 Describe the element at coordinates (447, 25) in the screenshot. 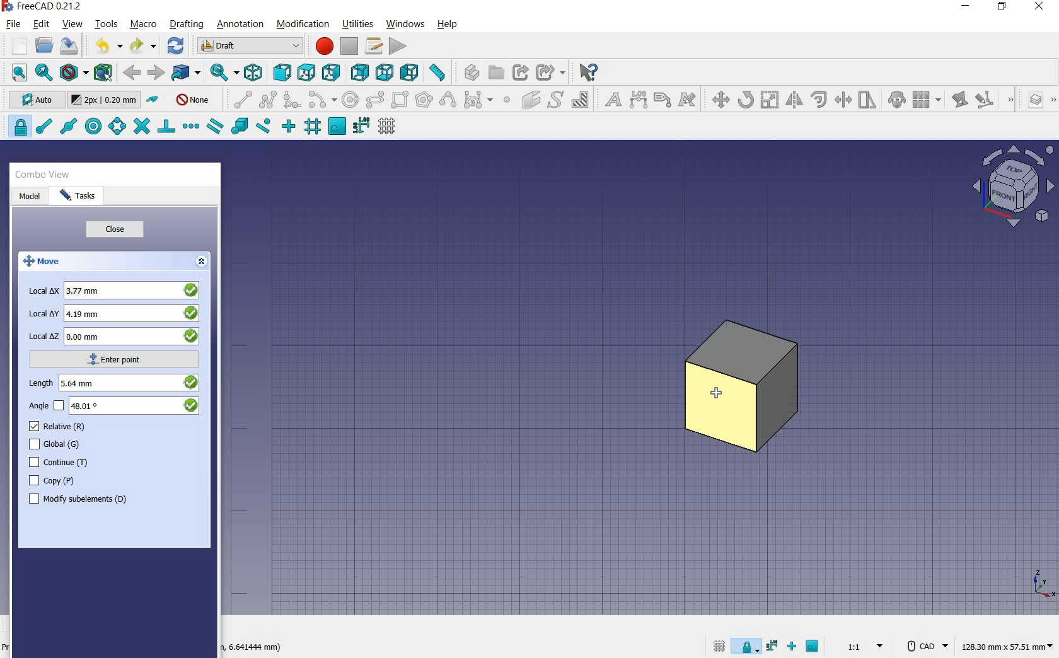

I see `help` at that location.